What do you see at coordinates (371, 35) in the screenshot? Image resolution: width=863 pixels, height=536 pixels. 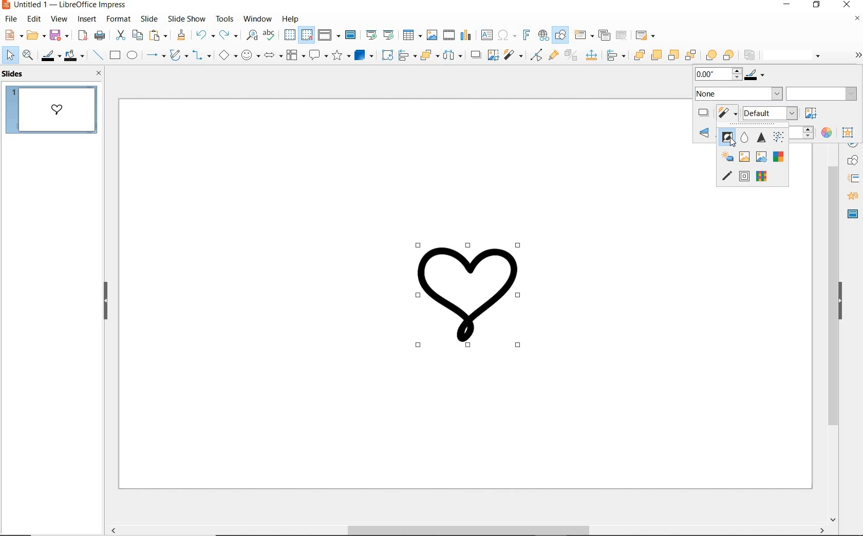 I see `start from first slide` at bounding box center [371, 35].